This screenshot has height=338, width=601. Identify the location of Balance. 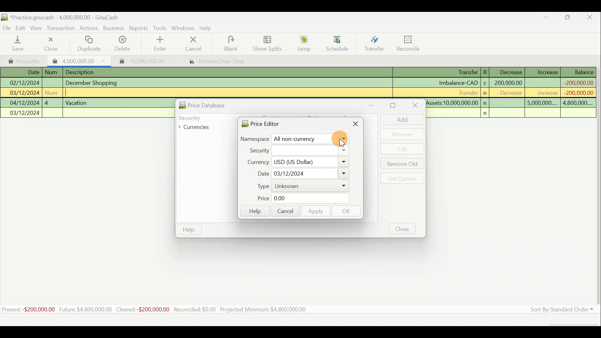
(579, 72).